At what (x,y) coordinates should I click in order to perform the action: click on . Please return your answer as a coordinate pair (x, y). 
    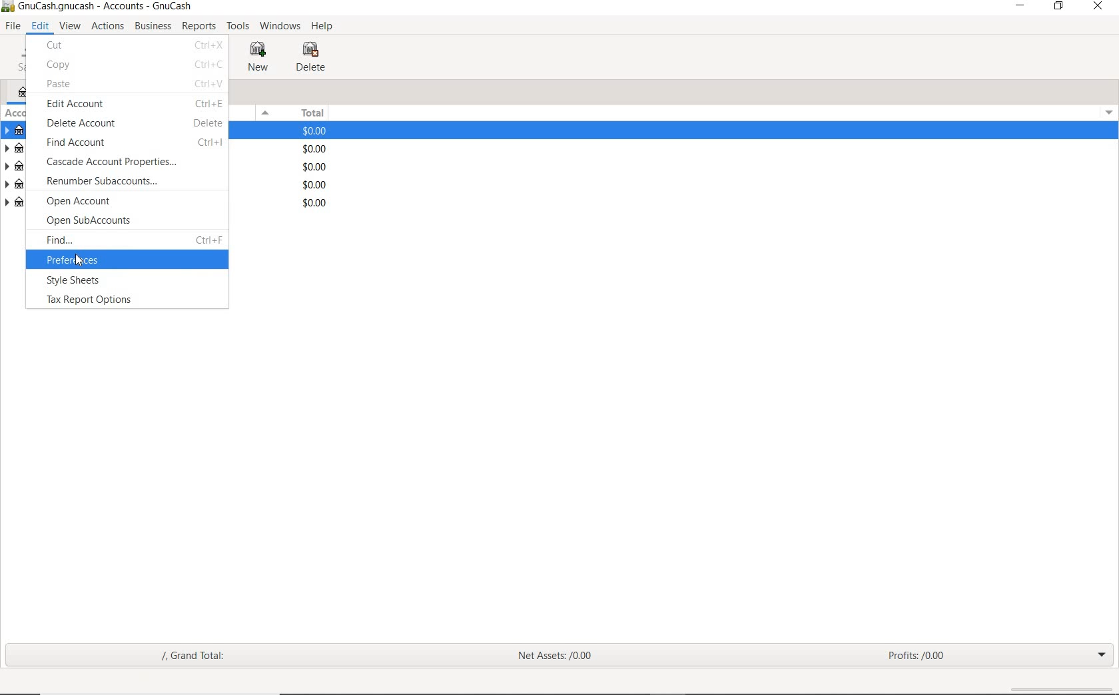
    Looking at the image, I should click on (210, 122).